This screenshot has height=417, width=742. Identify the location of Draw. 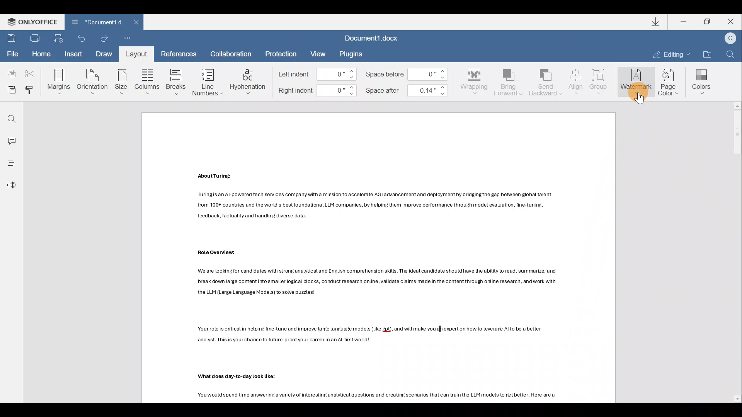
(104, 55).